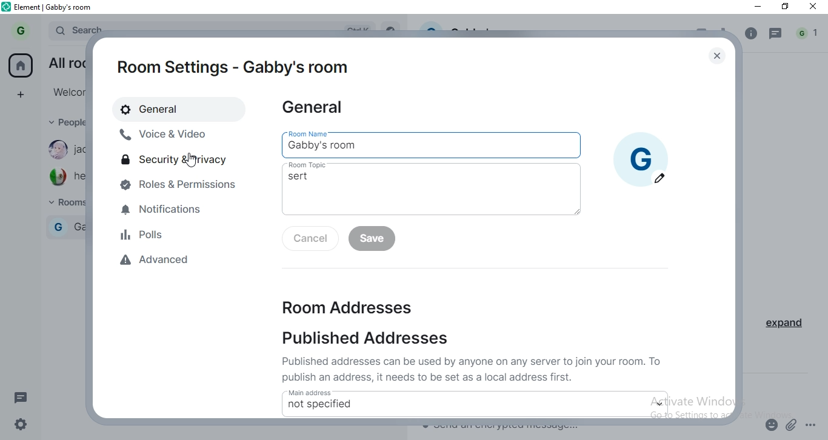  Describe the element at coordinates (309, 164) in the screenshot. I see `room topic` at that location.